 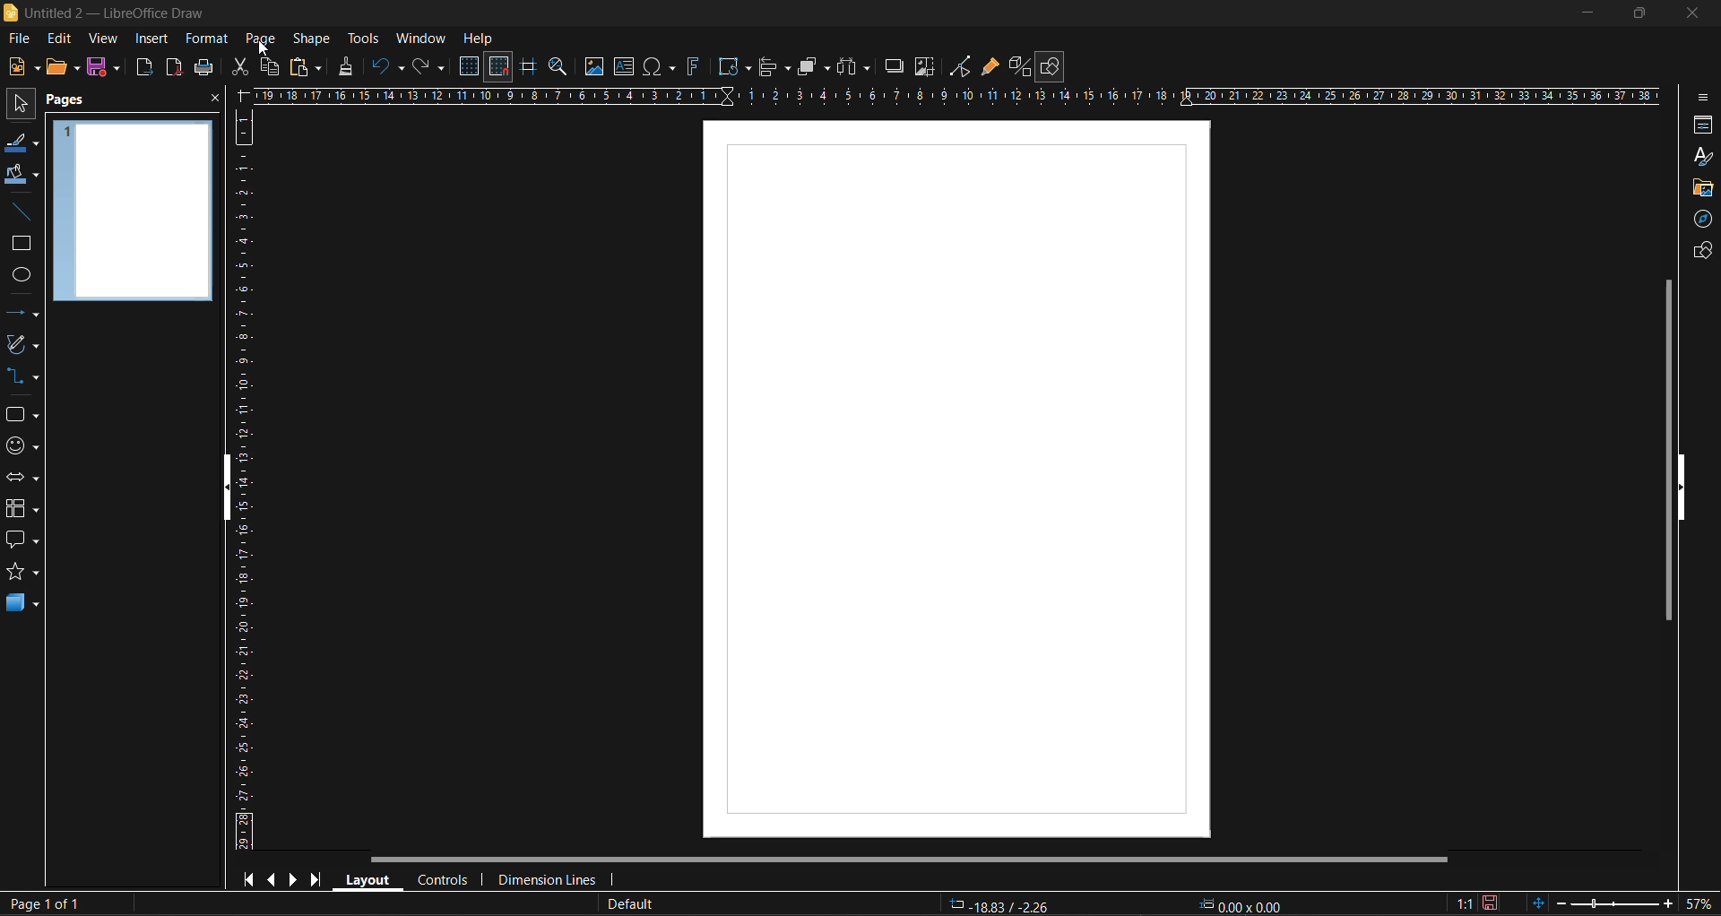 I want to click on page, so click(x=264, y=38).